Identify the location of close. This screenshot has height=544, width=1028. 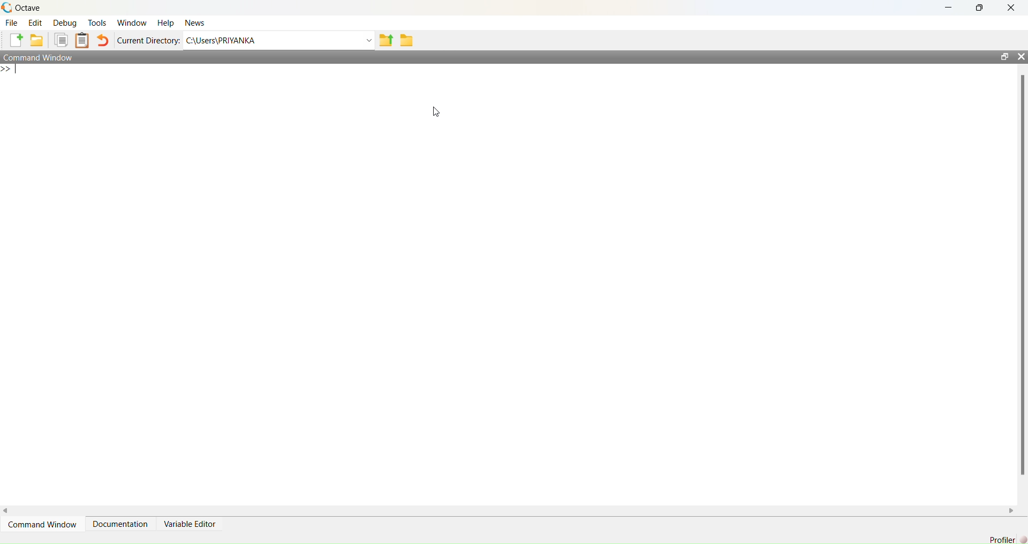
(1021, 56).